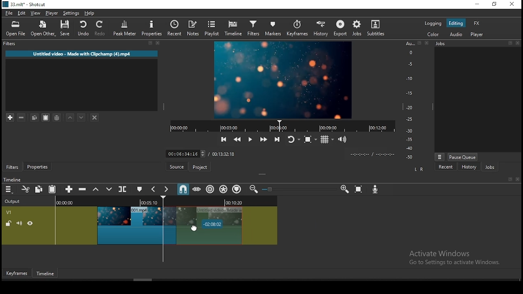  I want to click on create/edit marker, so click(141, 189).